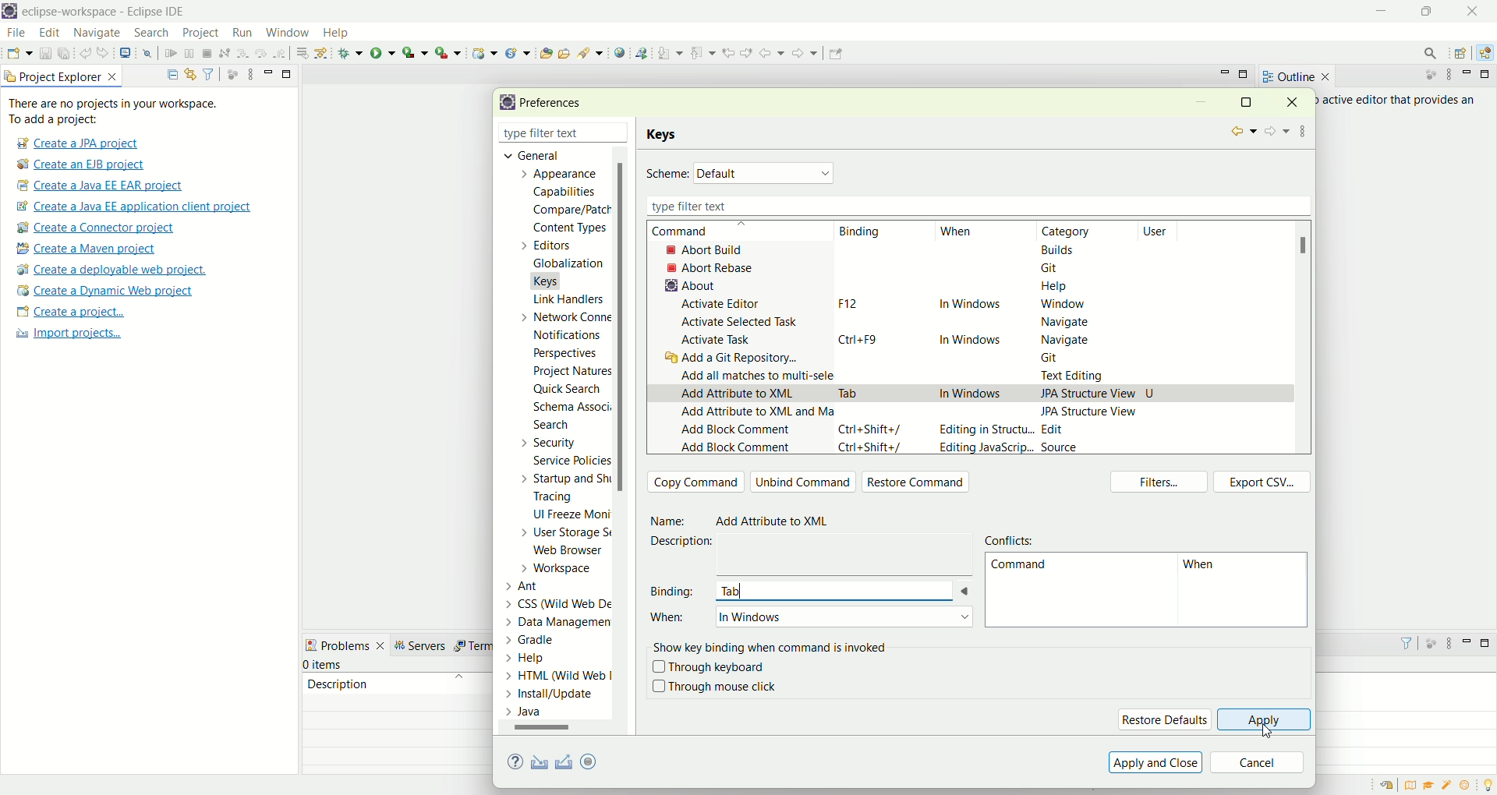  Describe the element at coordinates (1308, 246) in the screenshot. I see `scroll bar` at that location.